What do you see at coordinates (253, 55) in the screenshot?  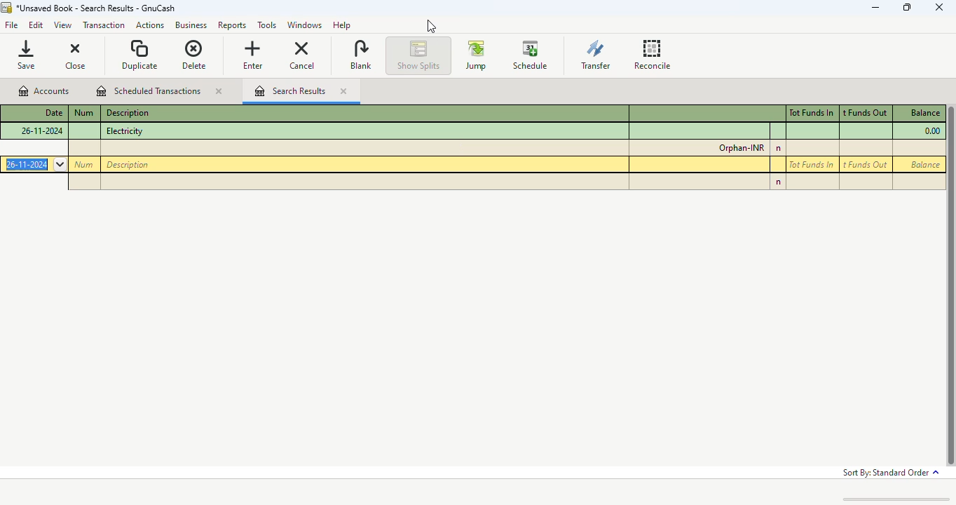 I see `enter` at bounding box center [253, 55].